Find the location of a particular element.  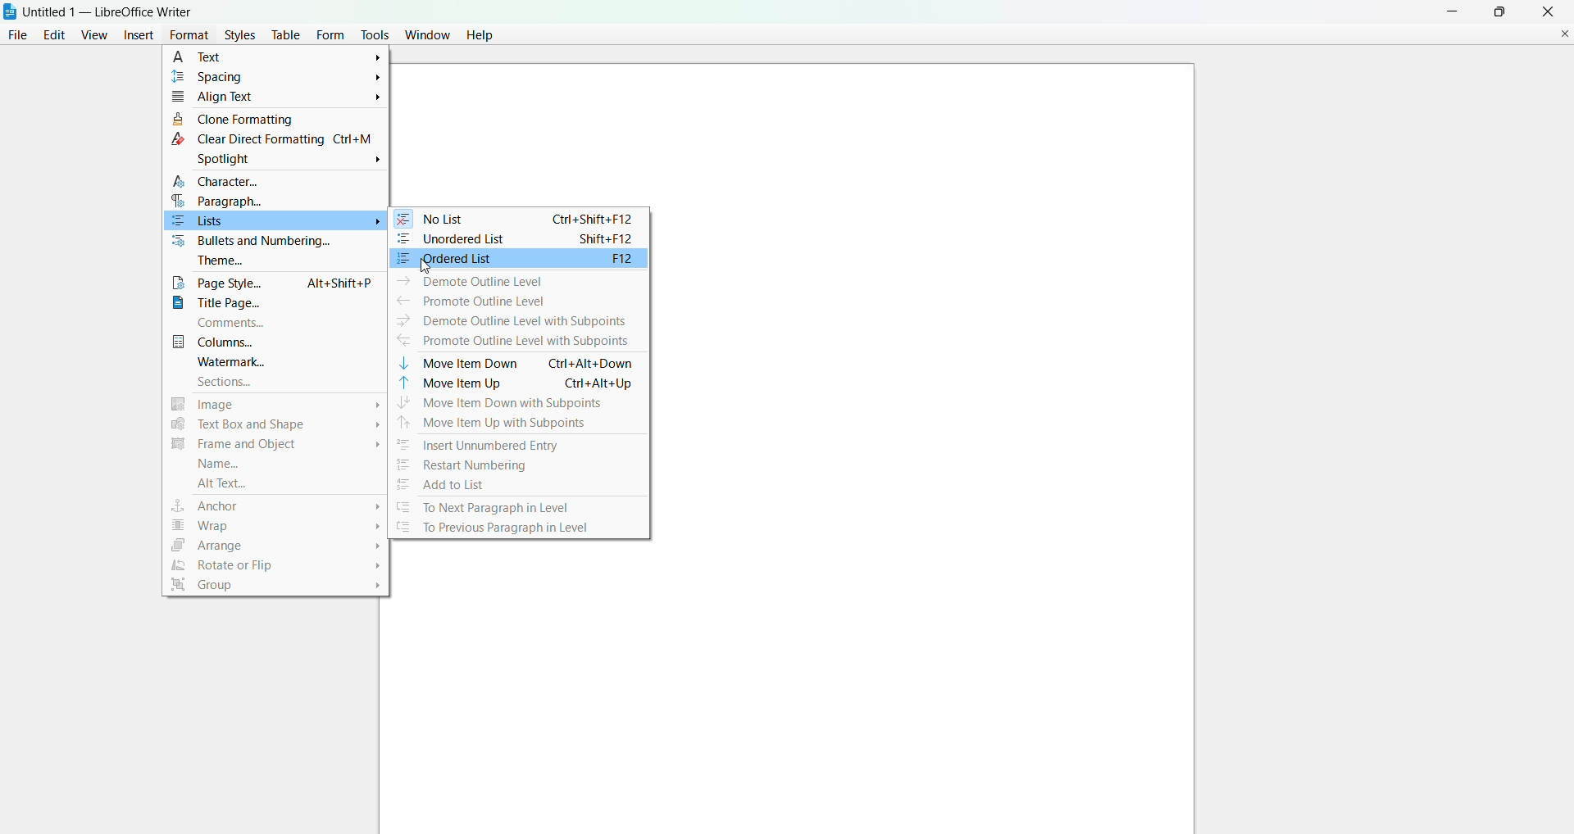

format is located at coordinates (185, 33).